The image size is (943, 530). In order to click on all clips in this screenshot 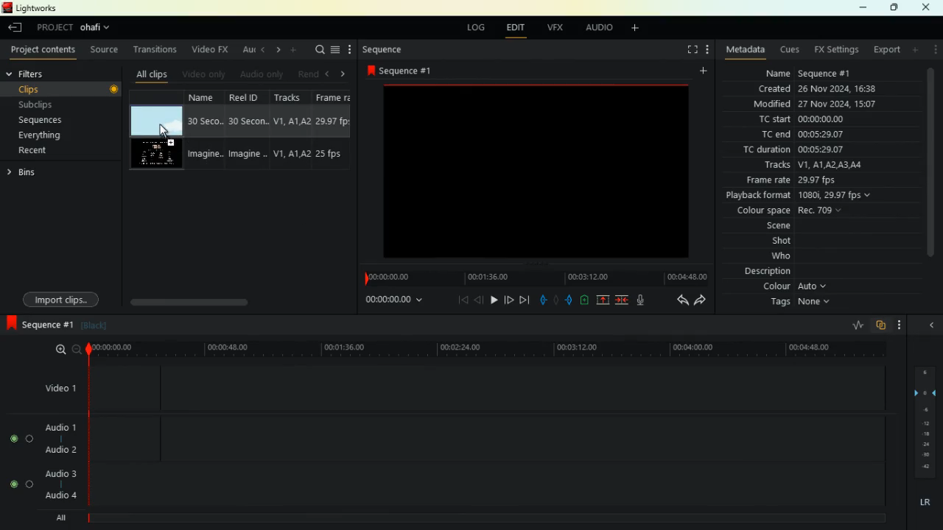, I will do `click(153, 75)`.